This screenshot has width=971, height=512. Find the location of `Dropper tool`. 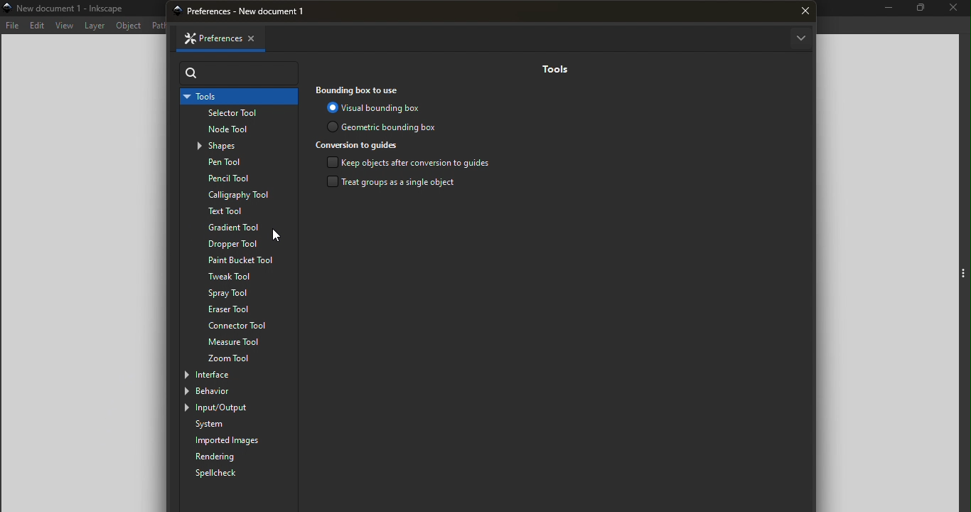

Dropper tool is located at coordinates (240, 243).